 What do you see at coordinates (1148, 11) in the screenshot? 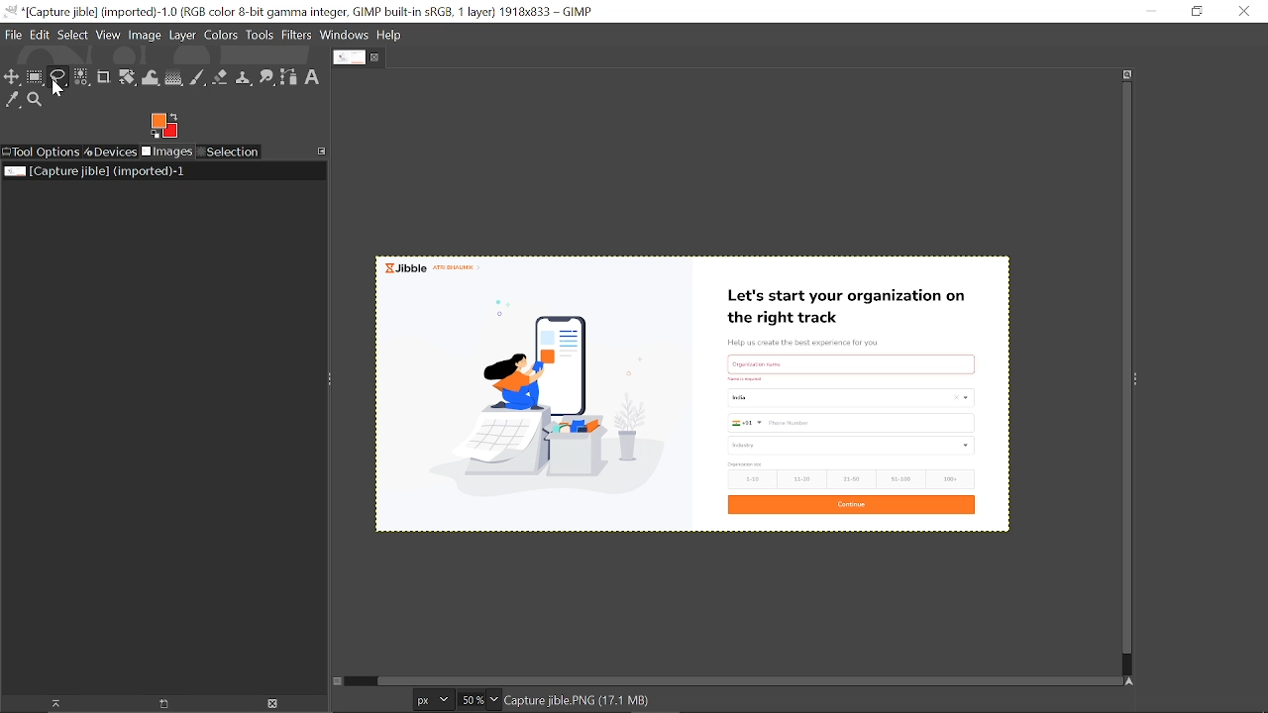
I see `Minimize` at bounding box center [1148, 11].